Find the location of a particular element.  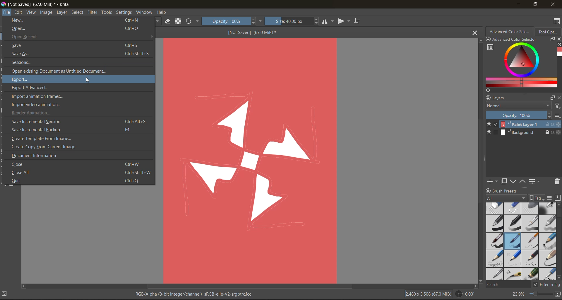

clear all color history is located at coordinates (558, 44).